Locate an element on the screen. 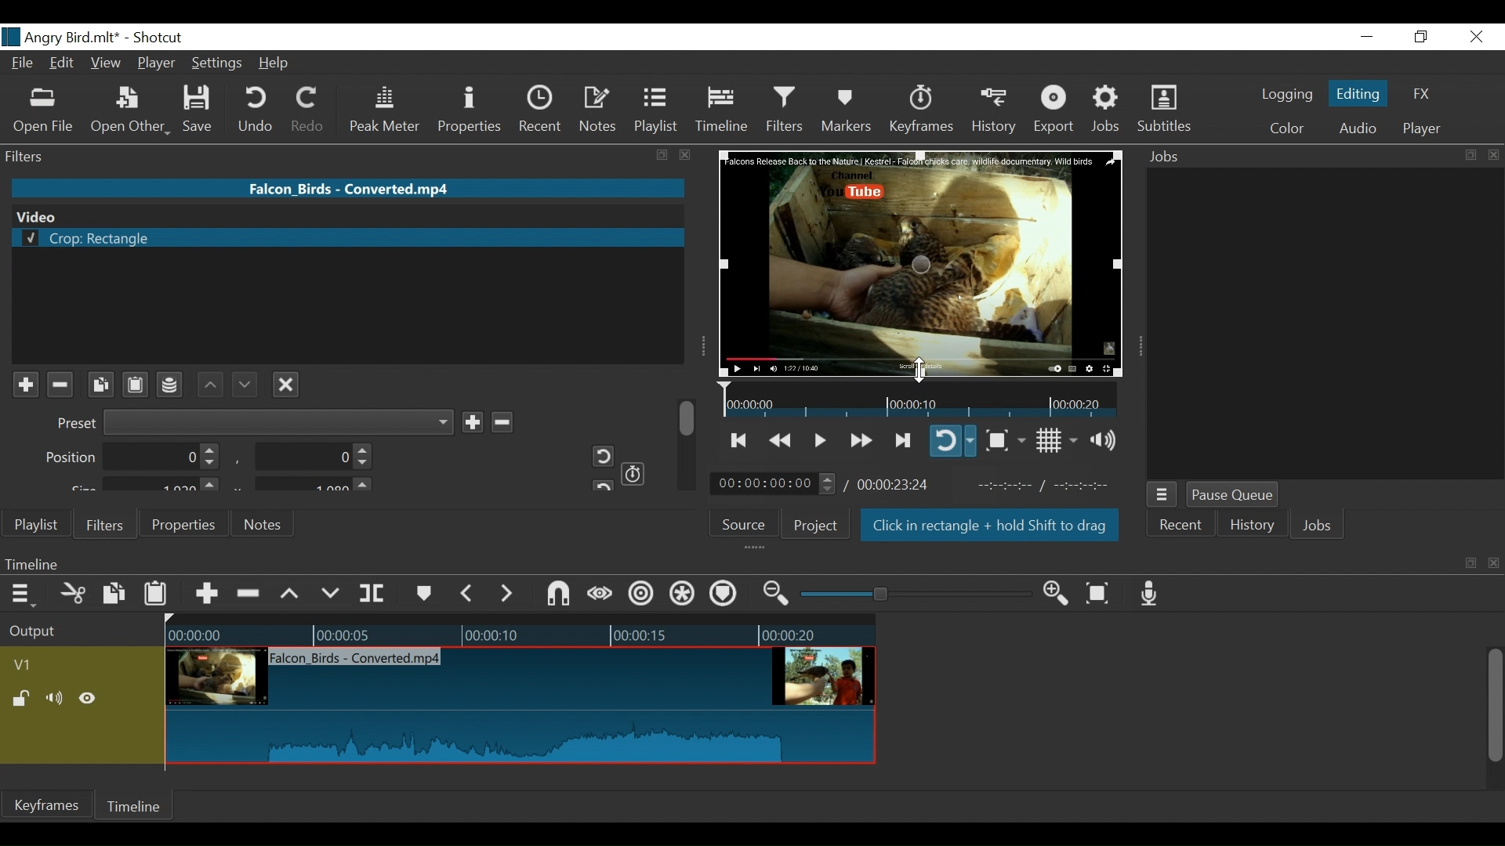  Copy is located at coordinates (116, 596).